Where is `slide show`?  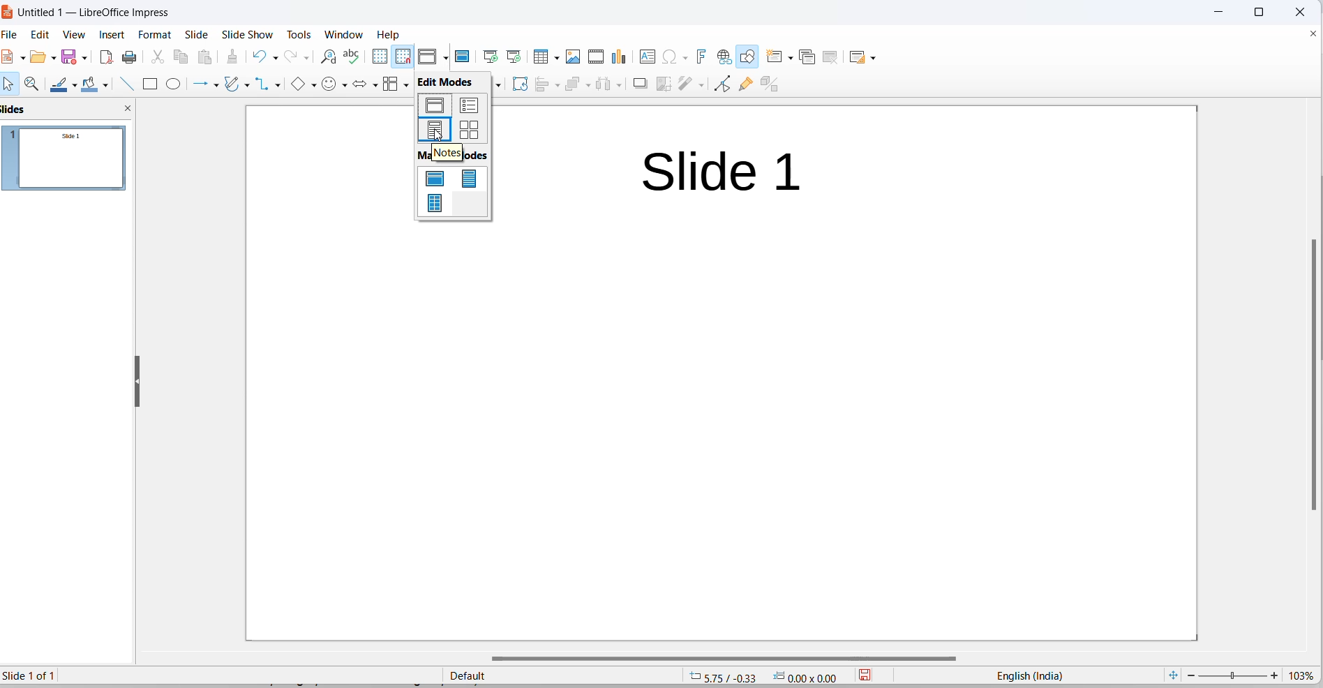 slide show is located at coordinates (248, 35).